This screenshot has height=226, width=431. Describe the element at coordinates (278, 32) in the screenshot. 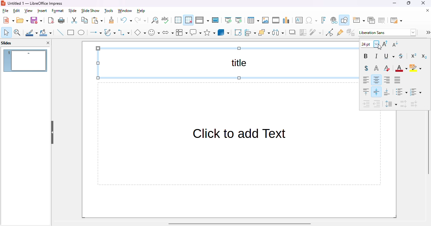

I see `select at least three objects to distribute` at that location.